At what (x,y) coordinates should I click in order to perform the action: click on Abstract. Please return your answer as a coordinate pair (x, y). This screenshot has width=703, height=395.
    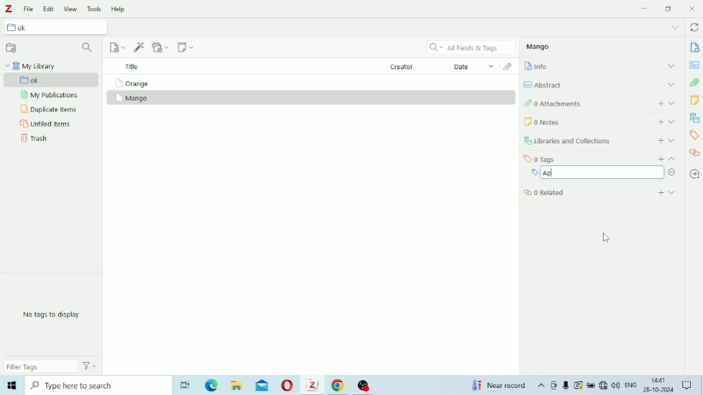
    Looking at the image, I should click on (695, 65).